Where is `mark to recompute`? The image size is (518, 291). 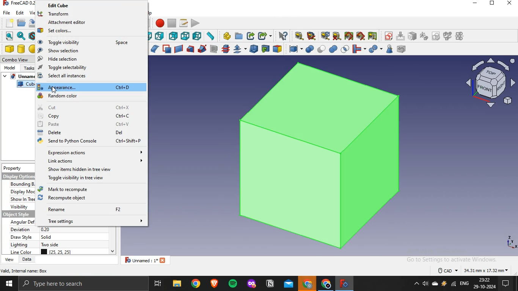
mark to recompute is located at coordinates (88, 189).